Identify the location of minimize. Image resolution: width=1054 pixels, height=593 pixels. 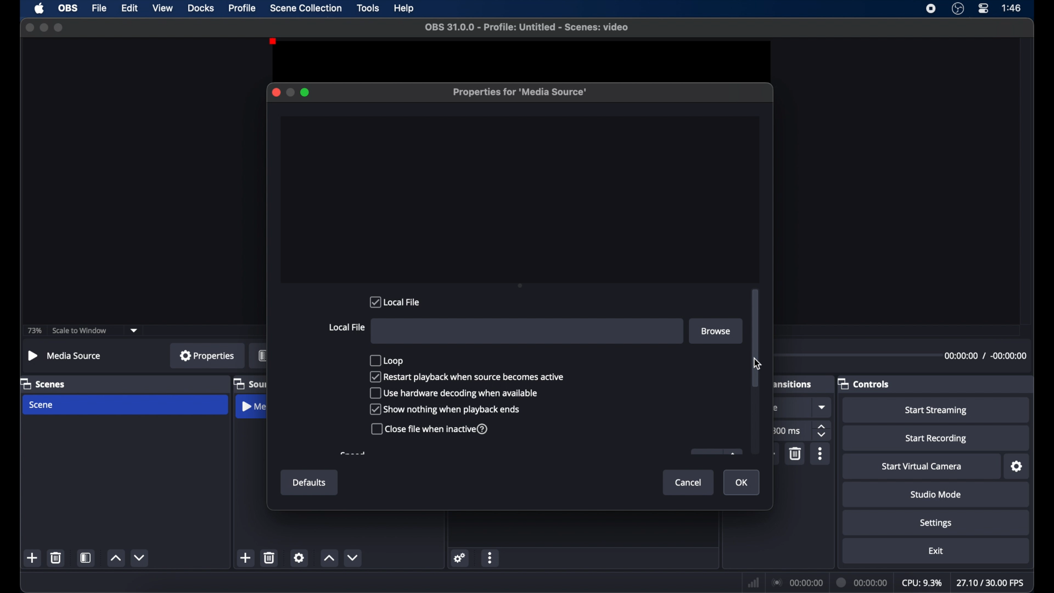
(43, 27).